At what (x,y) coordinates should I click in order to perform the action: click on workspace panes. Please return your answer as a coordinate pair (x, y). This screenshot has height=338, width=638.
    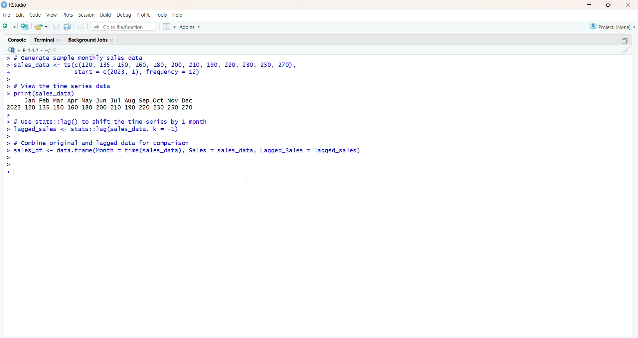
    Looking at the image, I should click on (169, 26).